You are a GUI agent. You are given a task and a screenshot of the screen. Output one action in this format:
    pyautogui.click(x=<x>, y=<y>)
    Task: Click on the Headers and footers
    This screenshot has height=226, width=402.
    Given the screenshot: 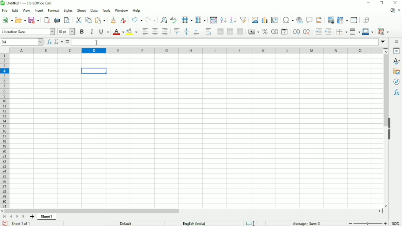 What is the action you would take?
    pyautogui.click(x=319, y=20)
    